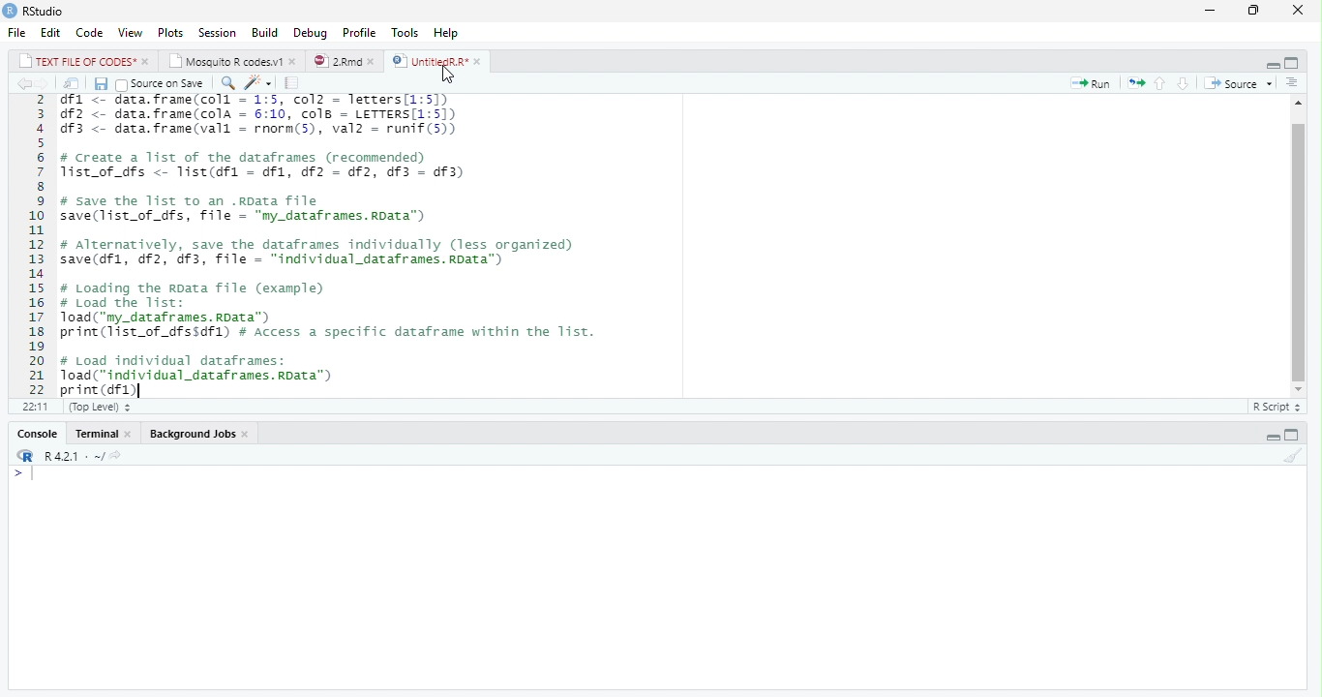 The image size is (1322, 697). I want to click on vertical scroll bar, so click(1293, 248).